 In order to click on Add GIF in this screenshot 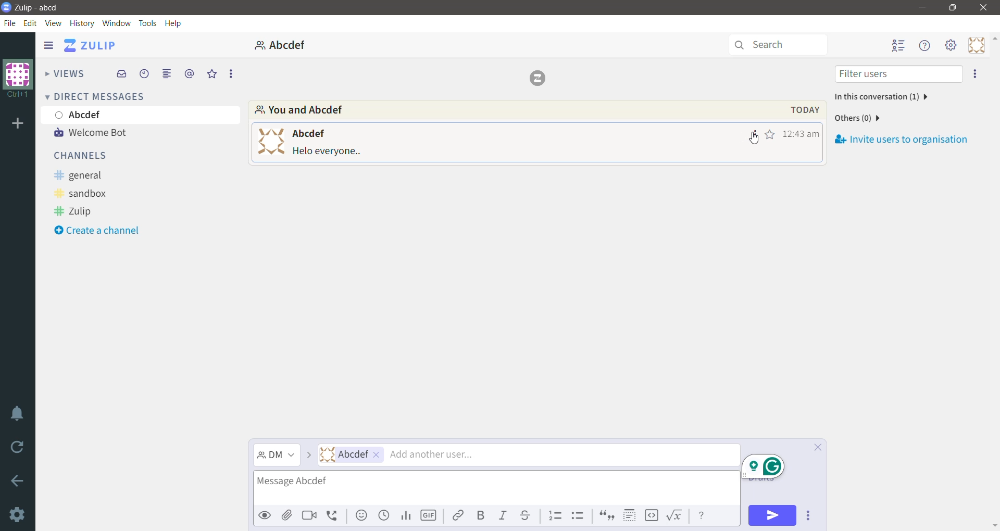, I will do `click(429, 515)`.